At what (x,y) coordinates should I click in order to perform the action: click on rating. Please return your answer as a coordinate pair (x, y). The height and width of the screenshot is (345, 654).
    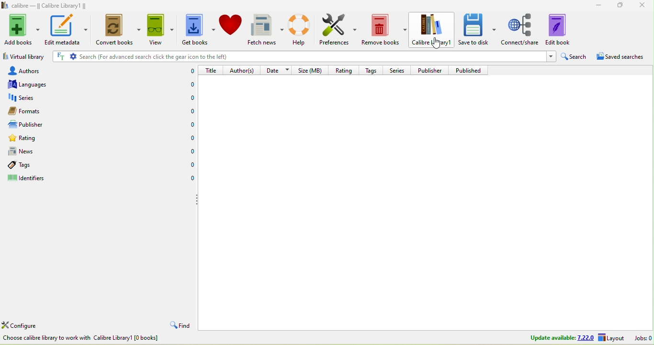
    Looking at the image, I should click on (343, 69).